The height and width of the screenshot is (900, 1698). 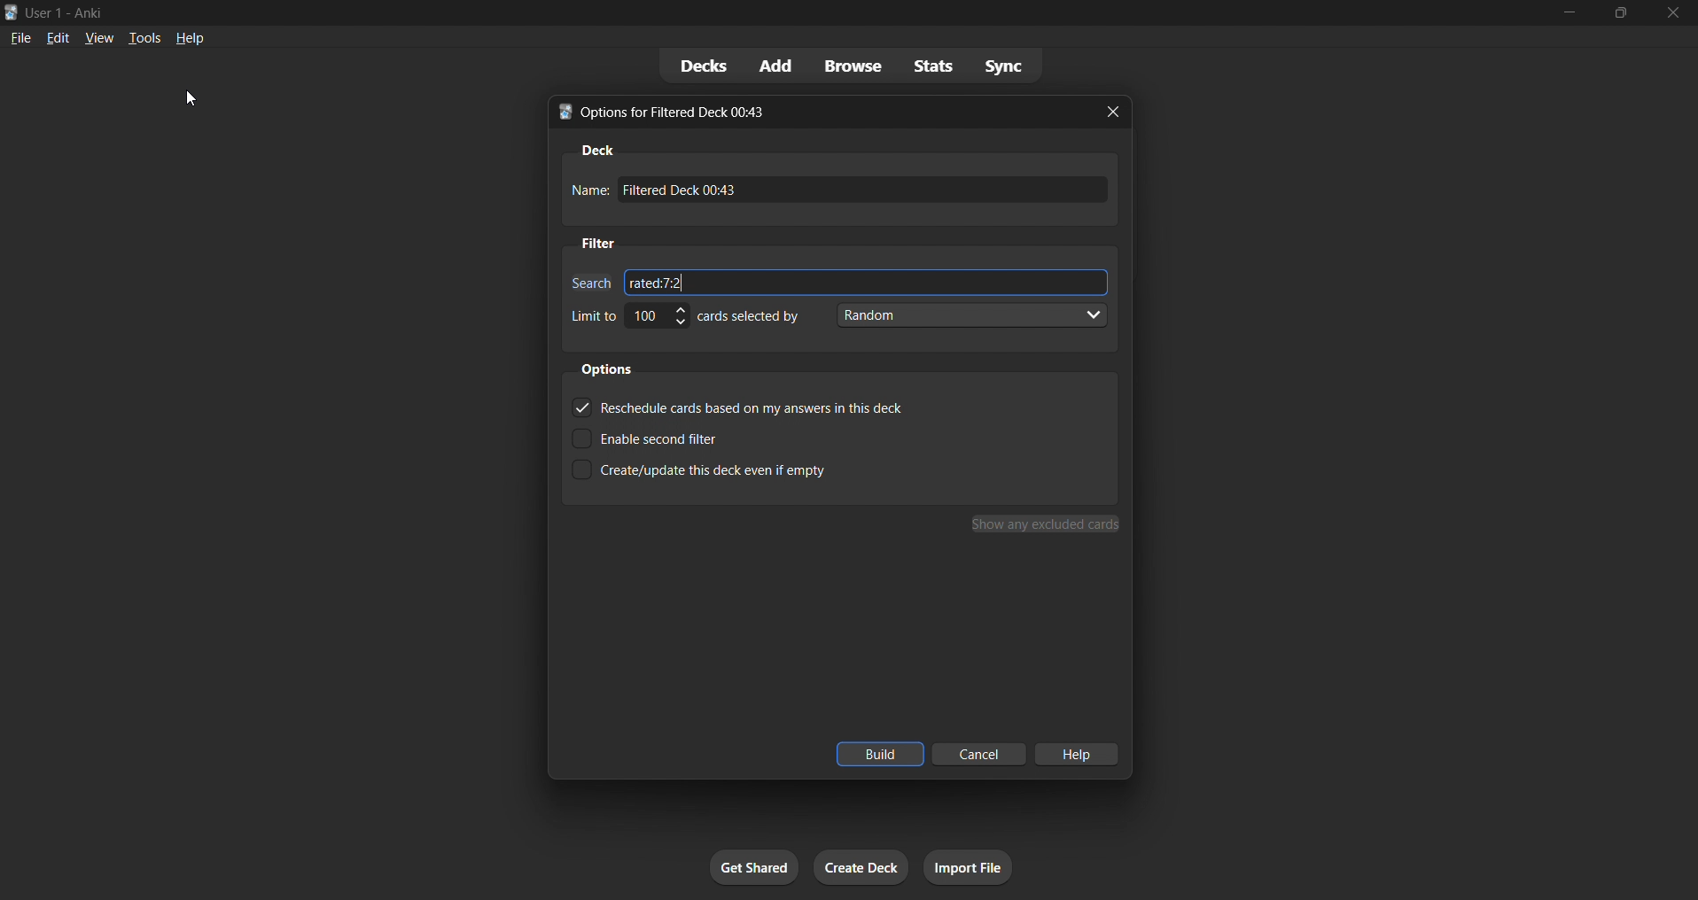 What do you see at coordinates (869, 193) in the screenshot?
I see `filtered deck 00:43` at bounding box center [869, 193].